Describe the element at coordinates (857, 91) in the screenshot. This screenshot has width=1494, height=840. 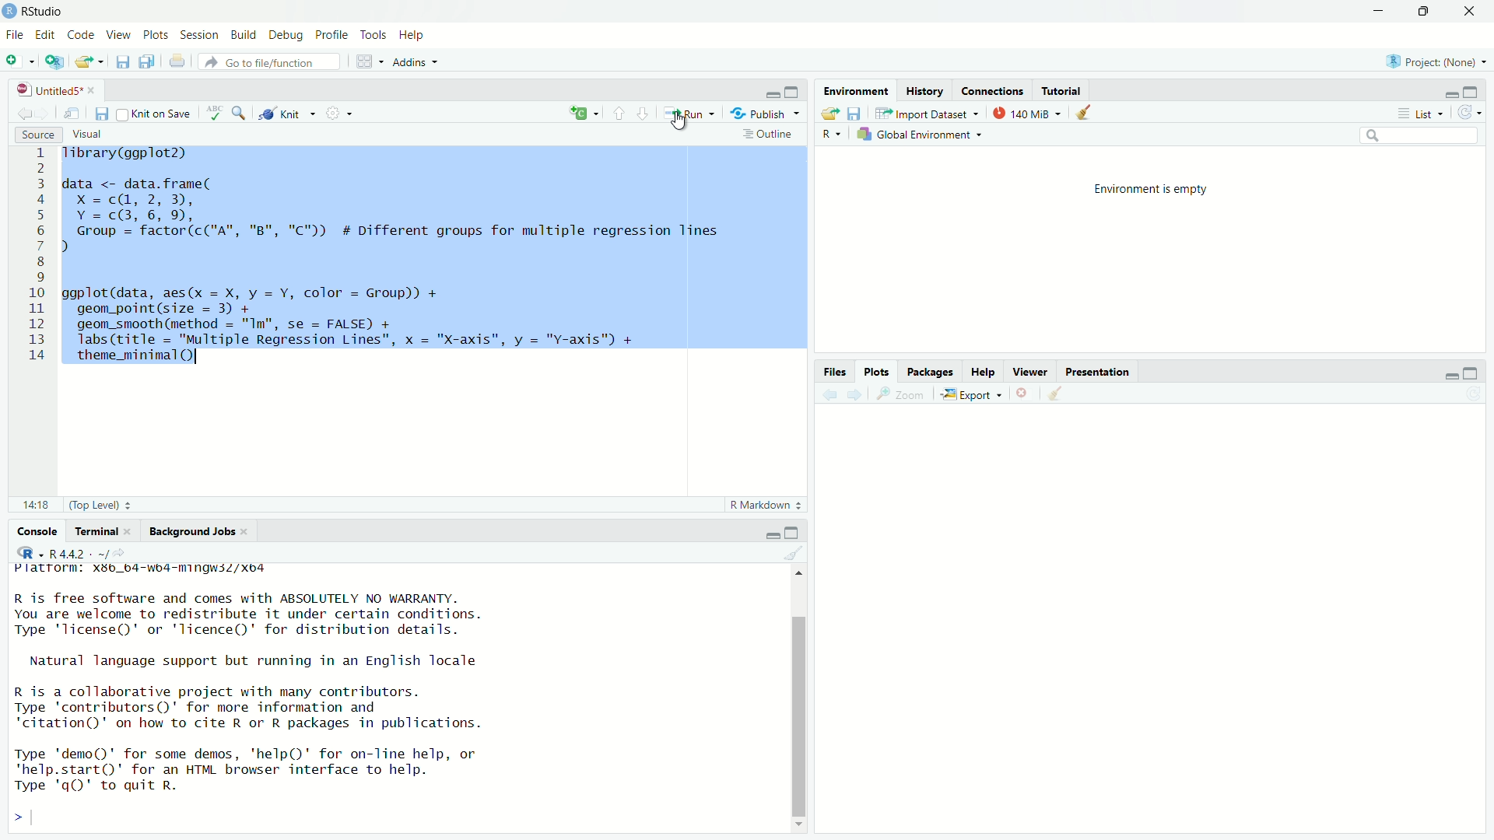
I see `Environment` at that location.